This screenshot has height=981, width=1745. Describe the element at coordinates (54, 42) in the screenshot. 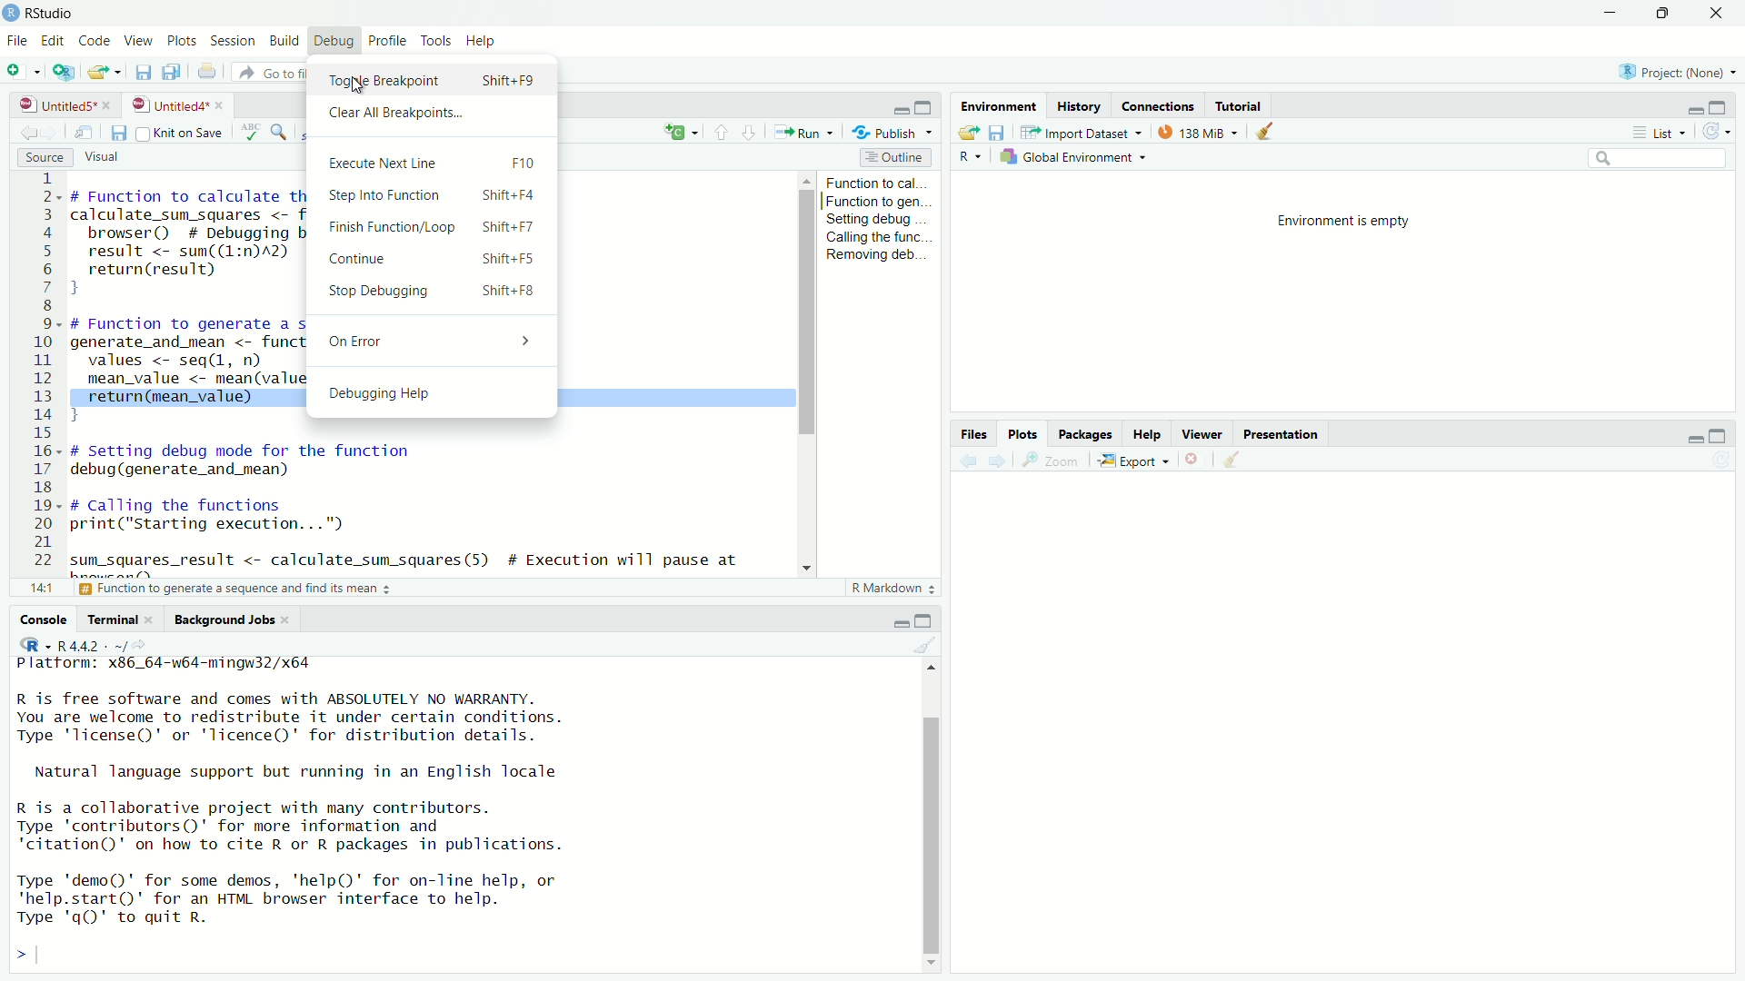

I see `edit` at that location.